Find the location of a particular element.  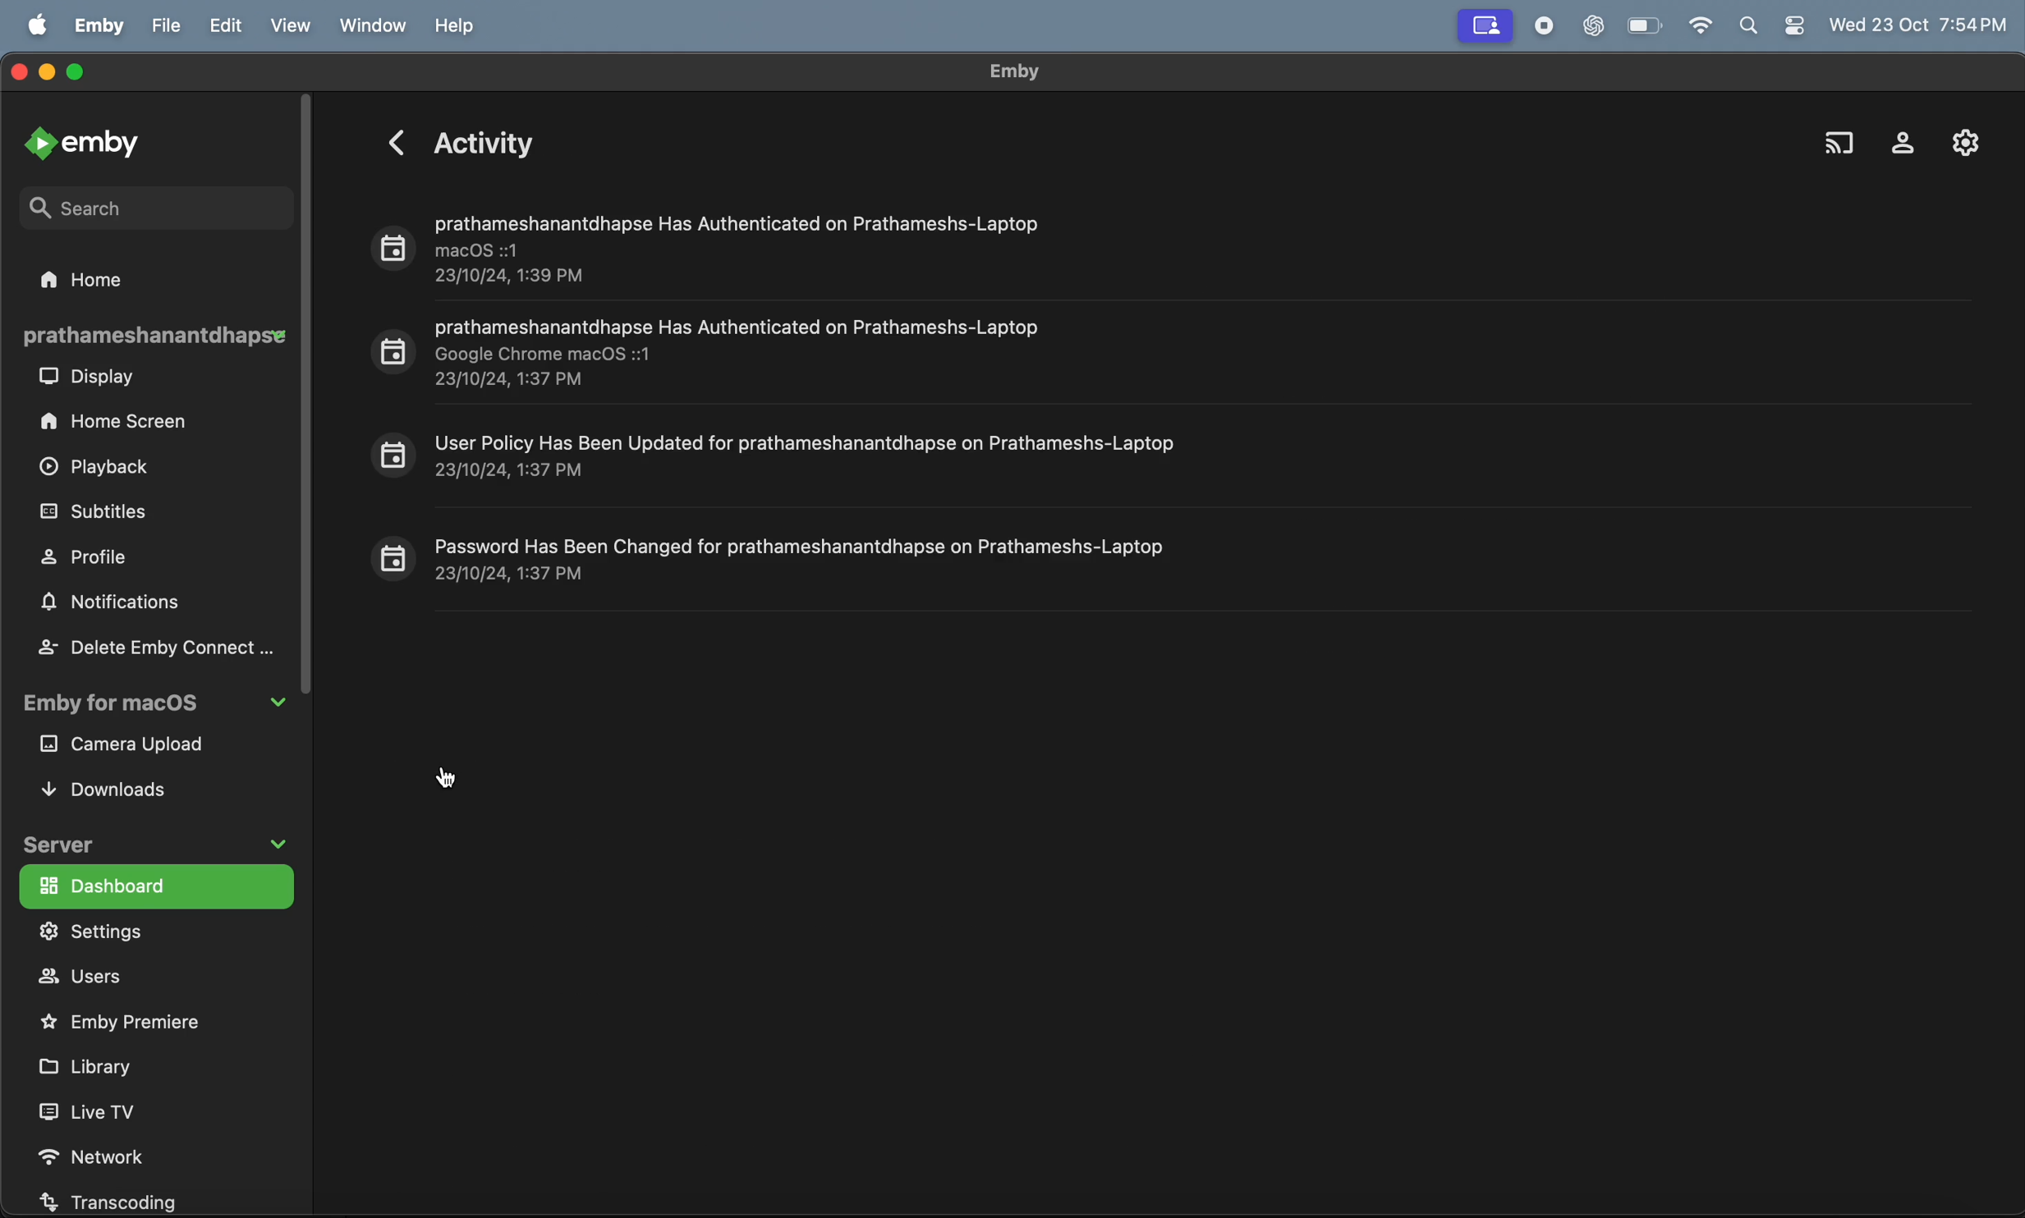

serach is located at coordinates (119, 205).